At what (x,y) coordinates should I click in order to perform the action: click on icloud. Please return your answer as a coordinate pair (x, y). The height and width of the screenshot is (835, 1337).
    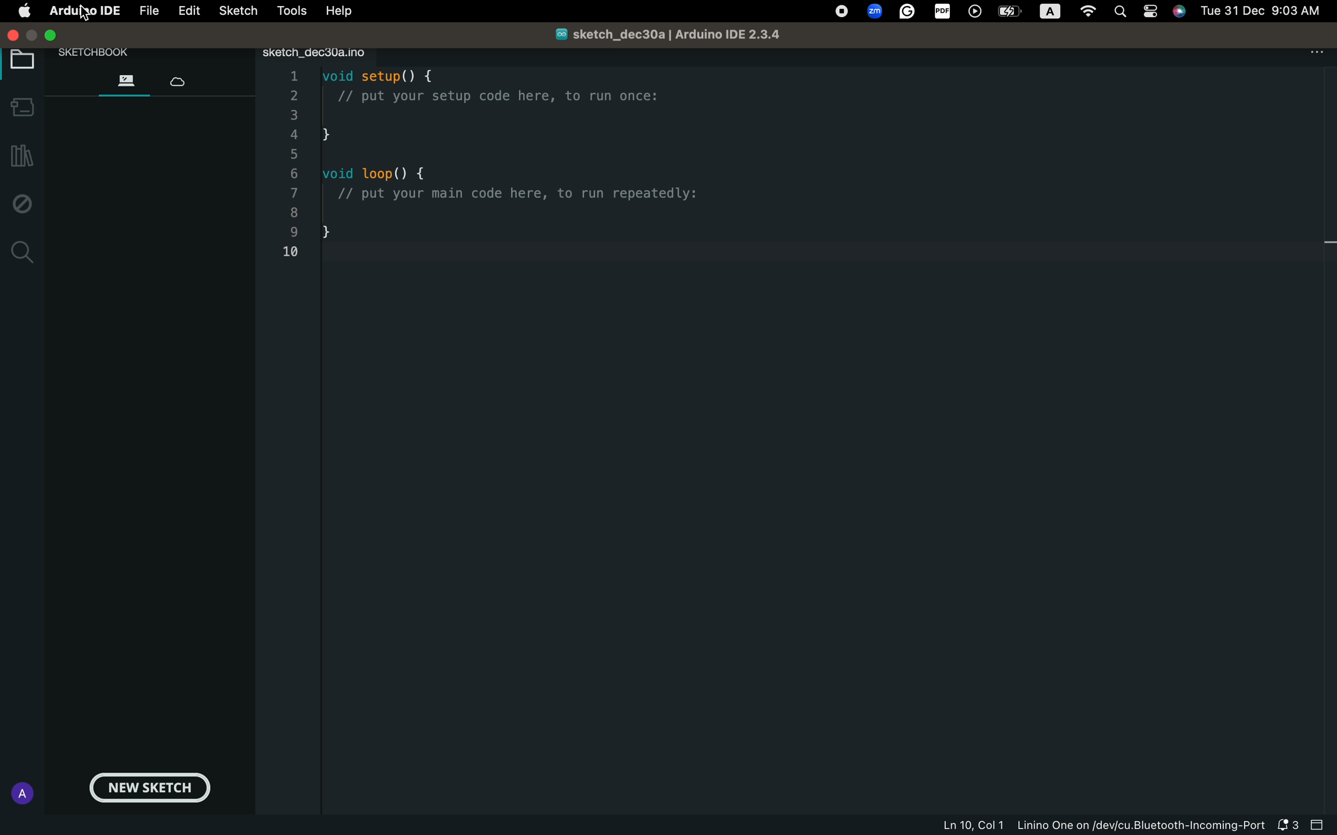
    Looking at the image, I should click on (184, 78).